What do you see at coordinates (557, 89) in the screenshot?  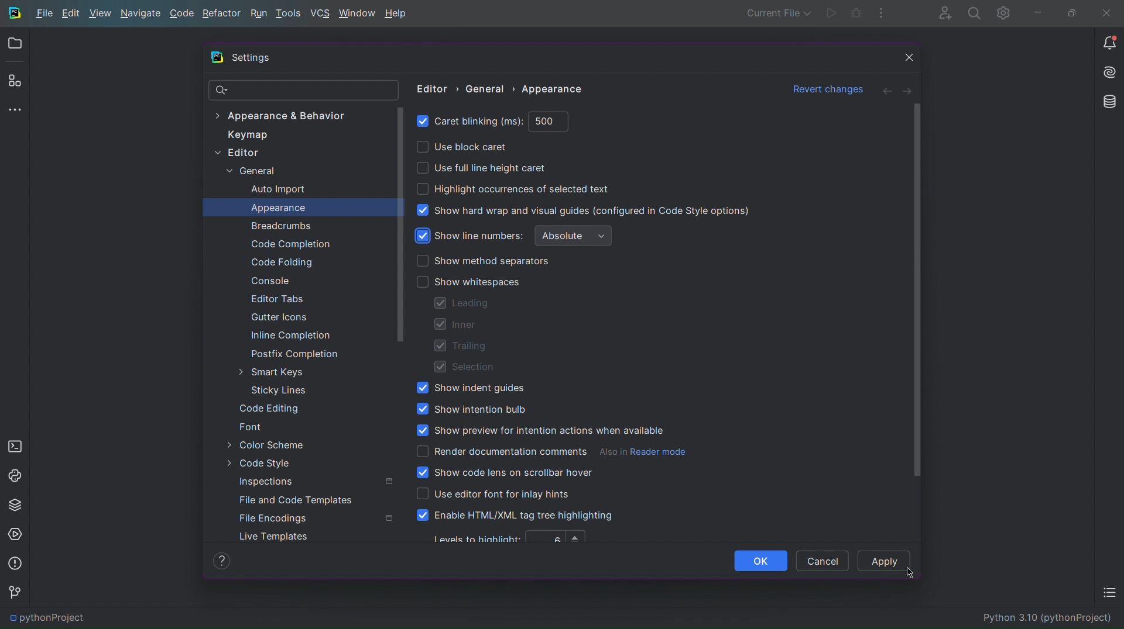 I see `Appearance` at bounding box center [557, 89].